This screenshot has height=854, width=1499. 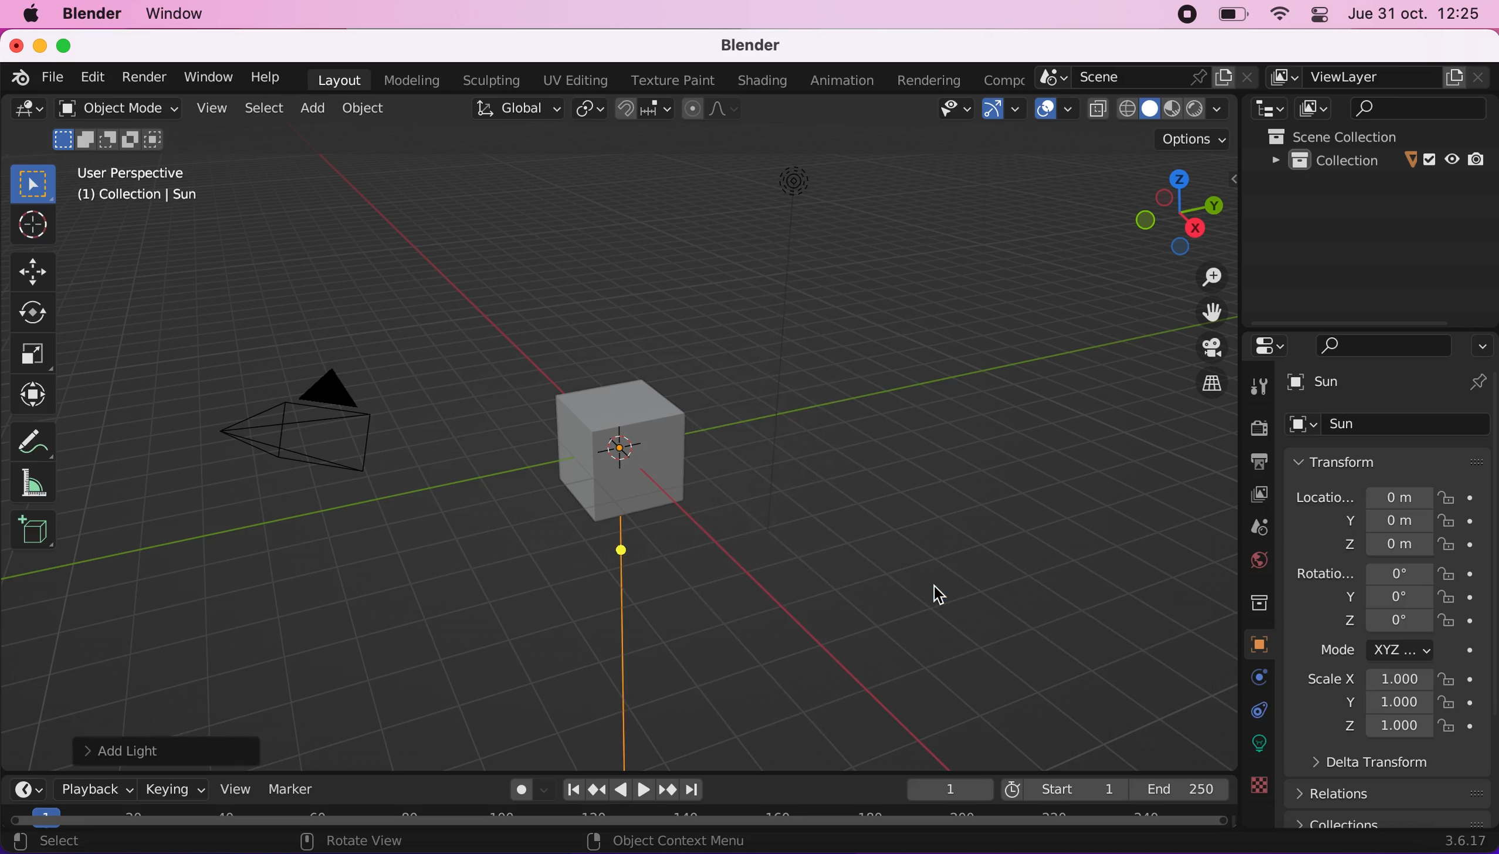 I want to click on scale, so click(x=39, y=353).